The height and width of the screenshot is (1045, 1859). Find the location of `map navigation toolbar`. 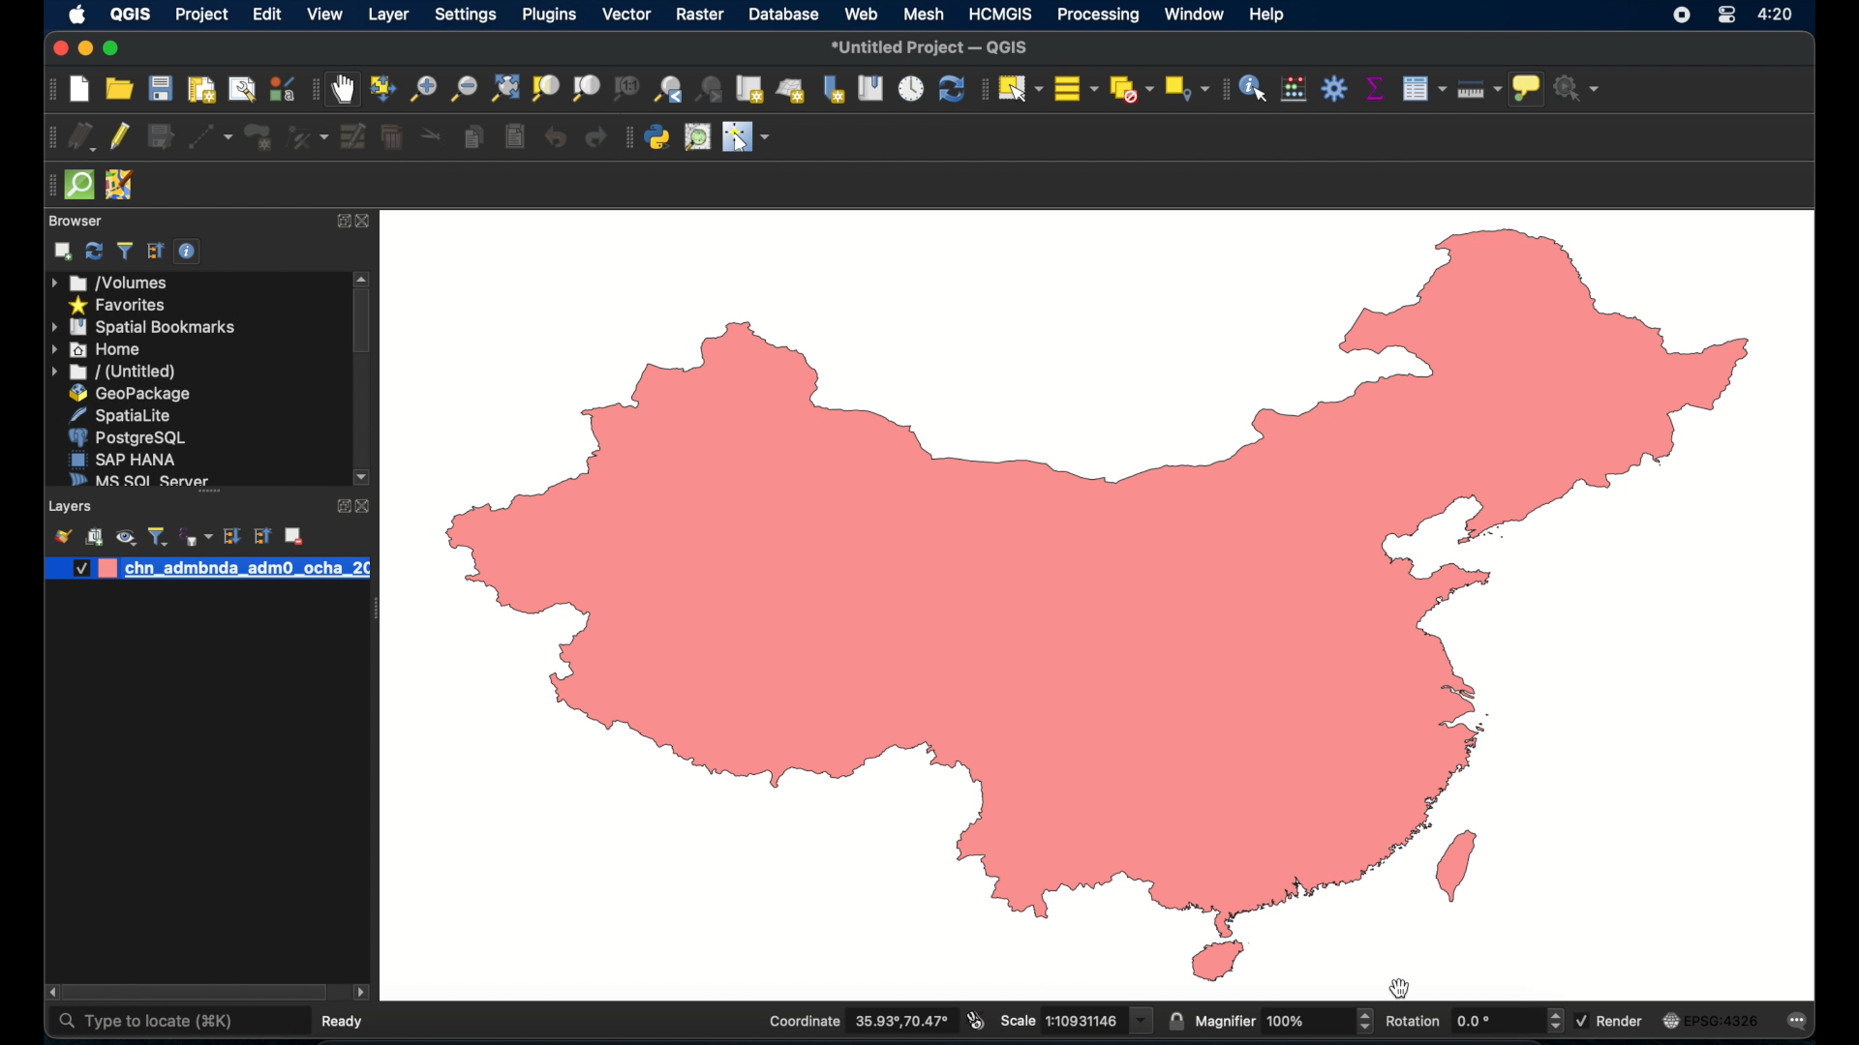

map navigation toolbar is located at coordinates (314, 90).